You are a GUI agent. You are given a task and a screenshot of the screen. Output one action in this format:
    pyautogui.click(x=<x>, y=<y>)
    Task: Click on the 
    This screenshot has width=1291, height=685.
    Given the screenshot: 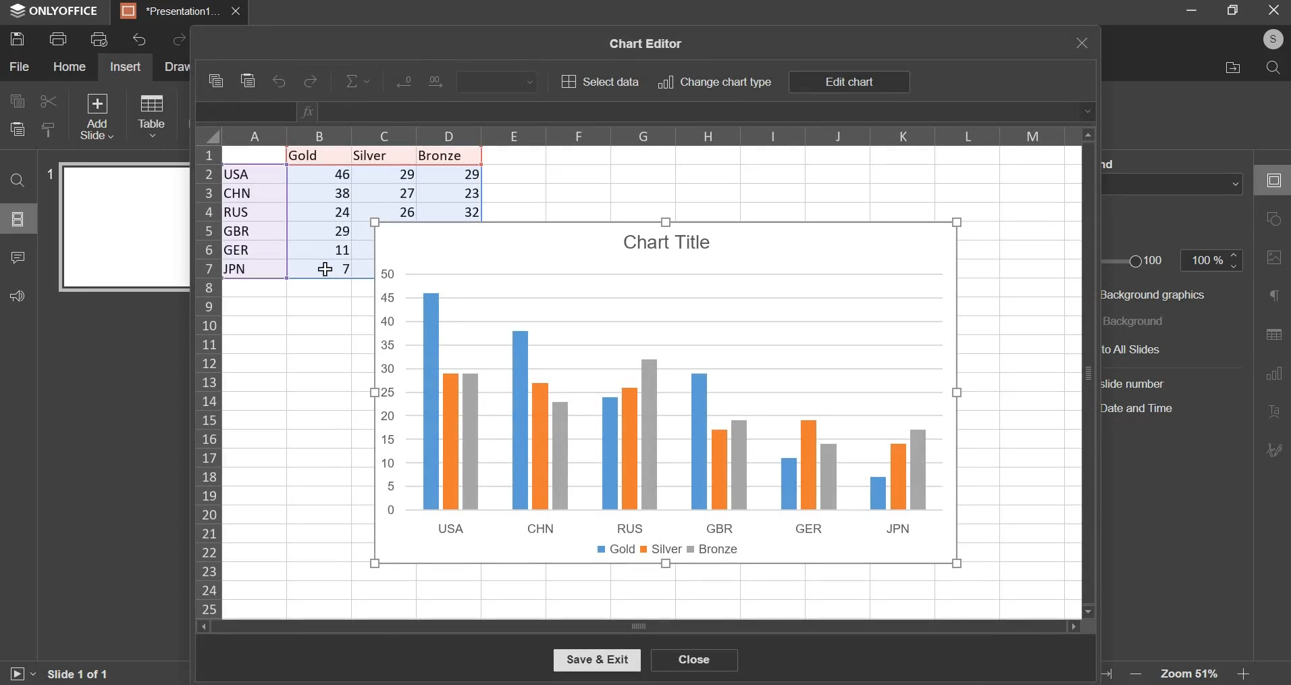 What is the action you would take?
    pyautogui.click(x=441, y=82)
    